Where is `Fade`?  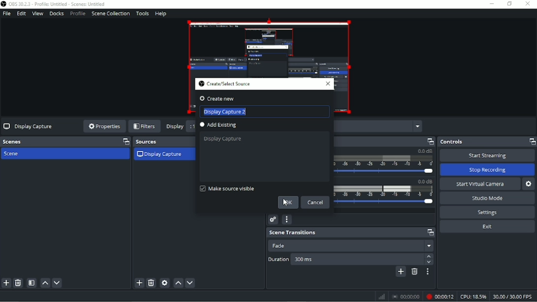
Fade is located at coordinates (350, 245).